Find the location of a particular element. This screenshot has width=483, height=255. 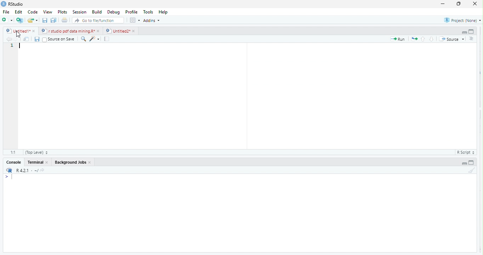

(top Level) is located at coordinates (37, 152).